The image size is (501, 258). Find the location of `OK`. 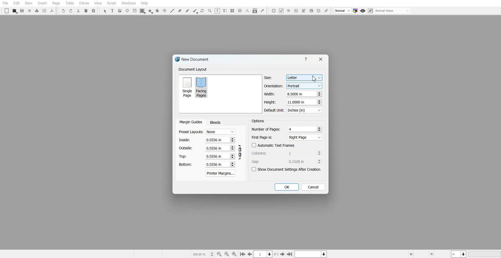

OK is located at coordinates (286, 187).